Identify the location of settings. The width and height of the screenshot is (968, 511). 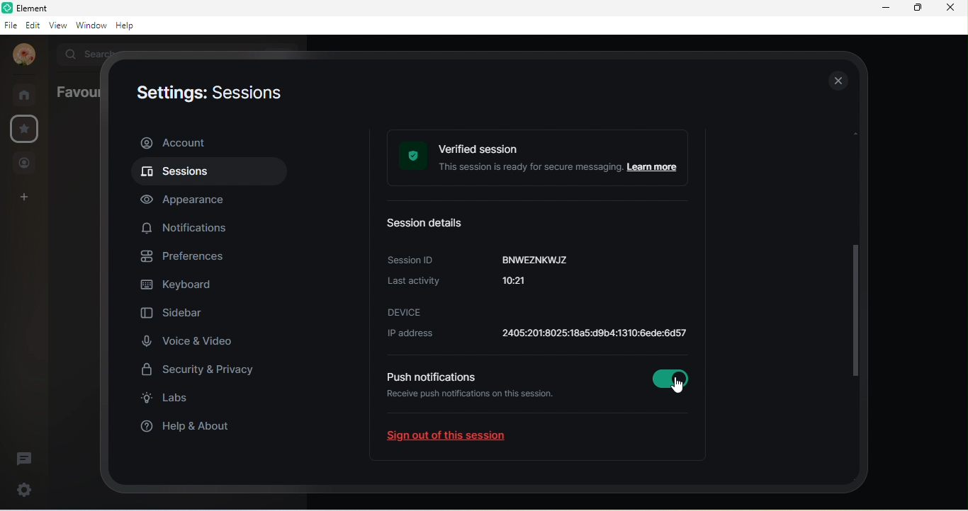
(22, 489).